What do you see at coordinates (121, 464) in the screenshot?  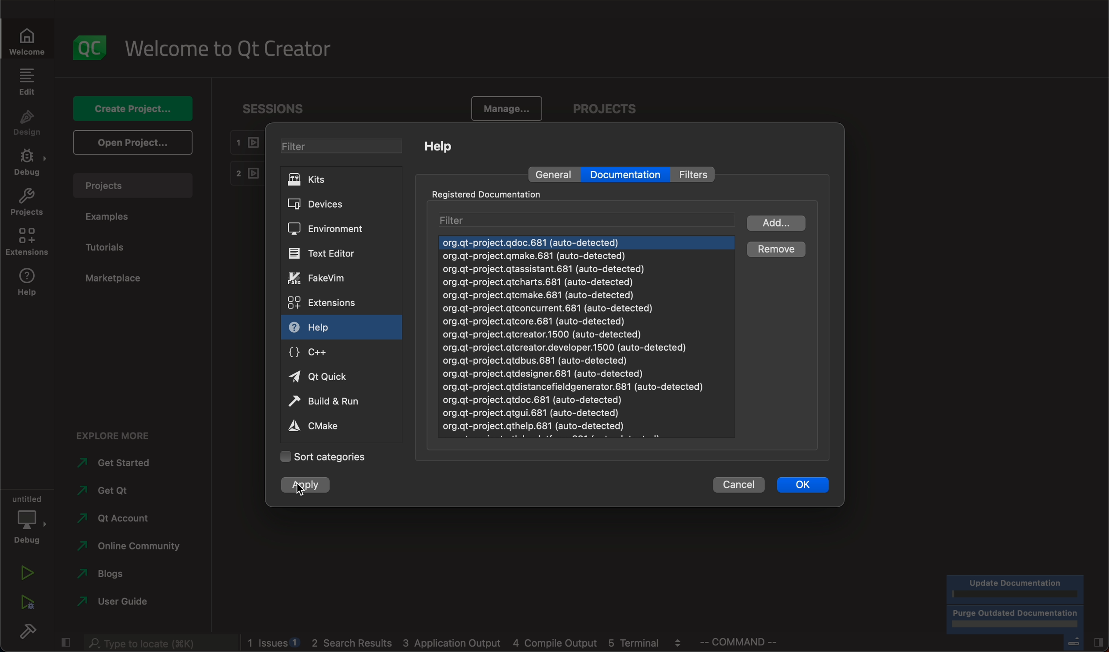 I see `started` at bounding box center [121, 464].